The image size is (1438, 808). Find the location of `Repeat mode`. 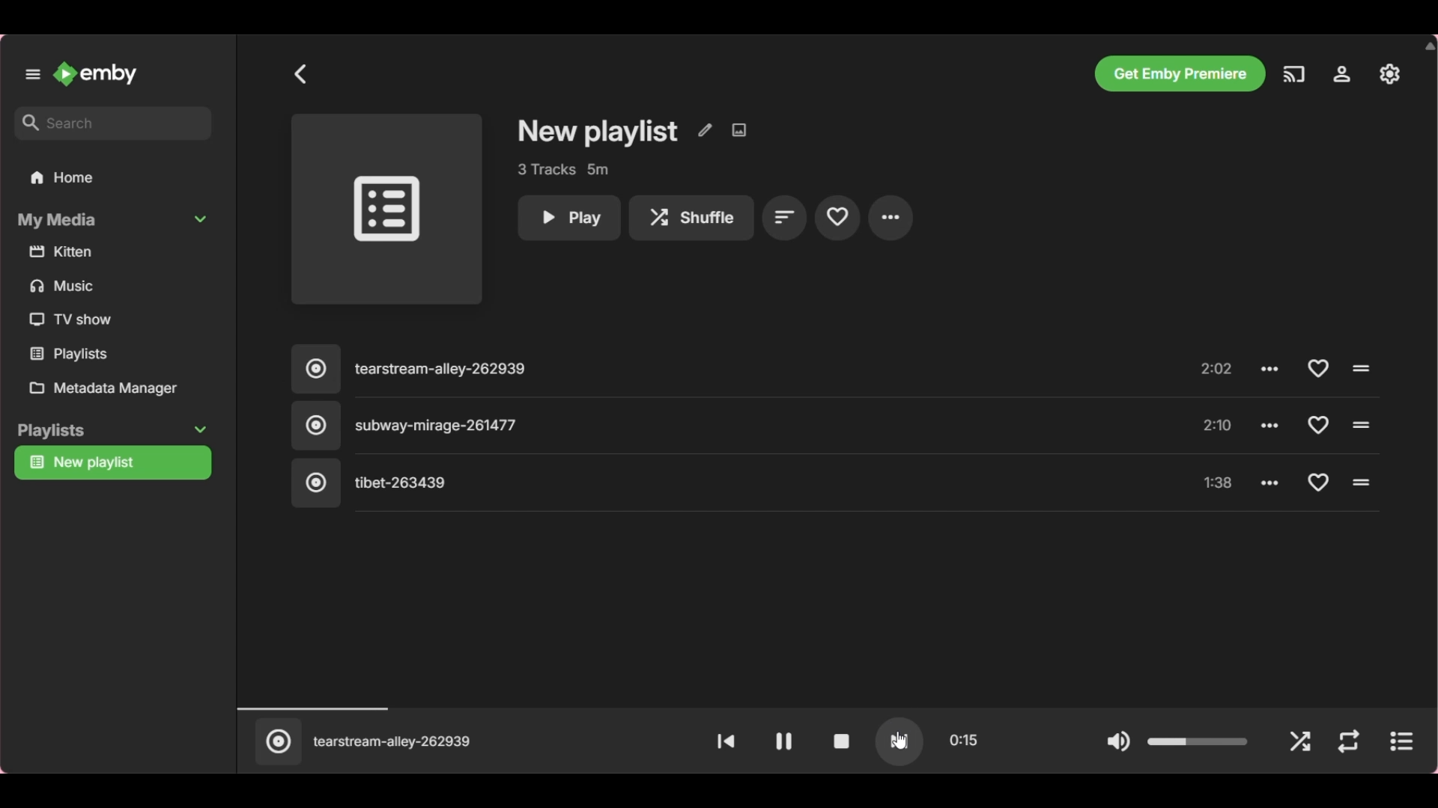

Repeat mode is located at coordinates (1347, 741).